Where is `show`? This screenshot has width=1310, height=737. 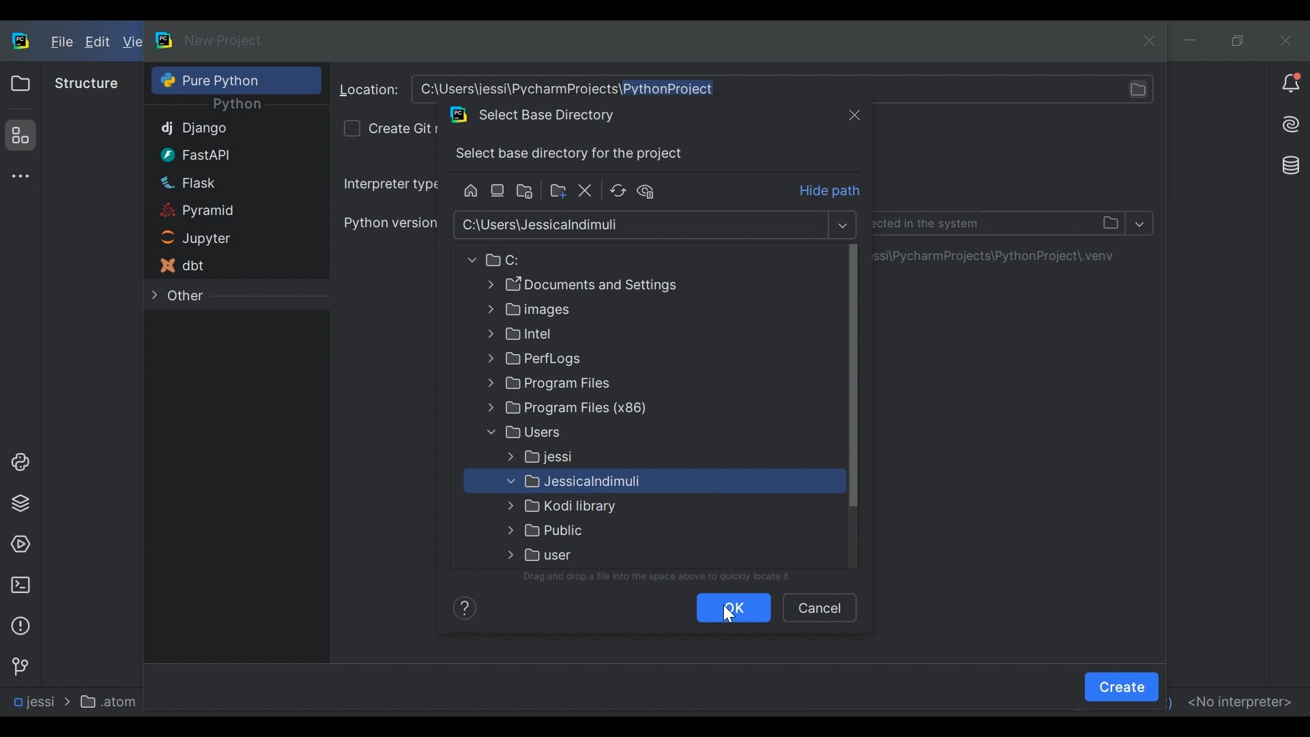
show is located at coordinates (1140, 225).